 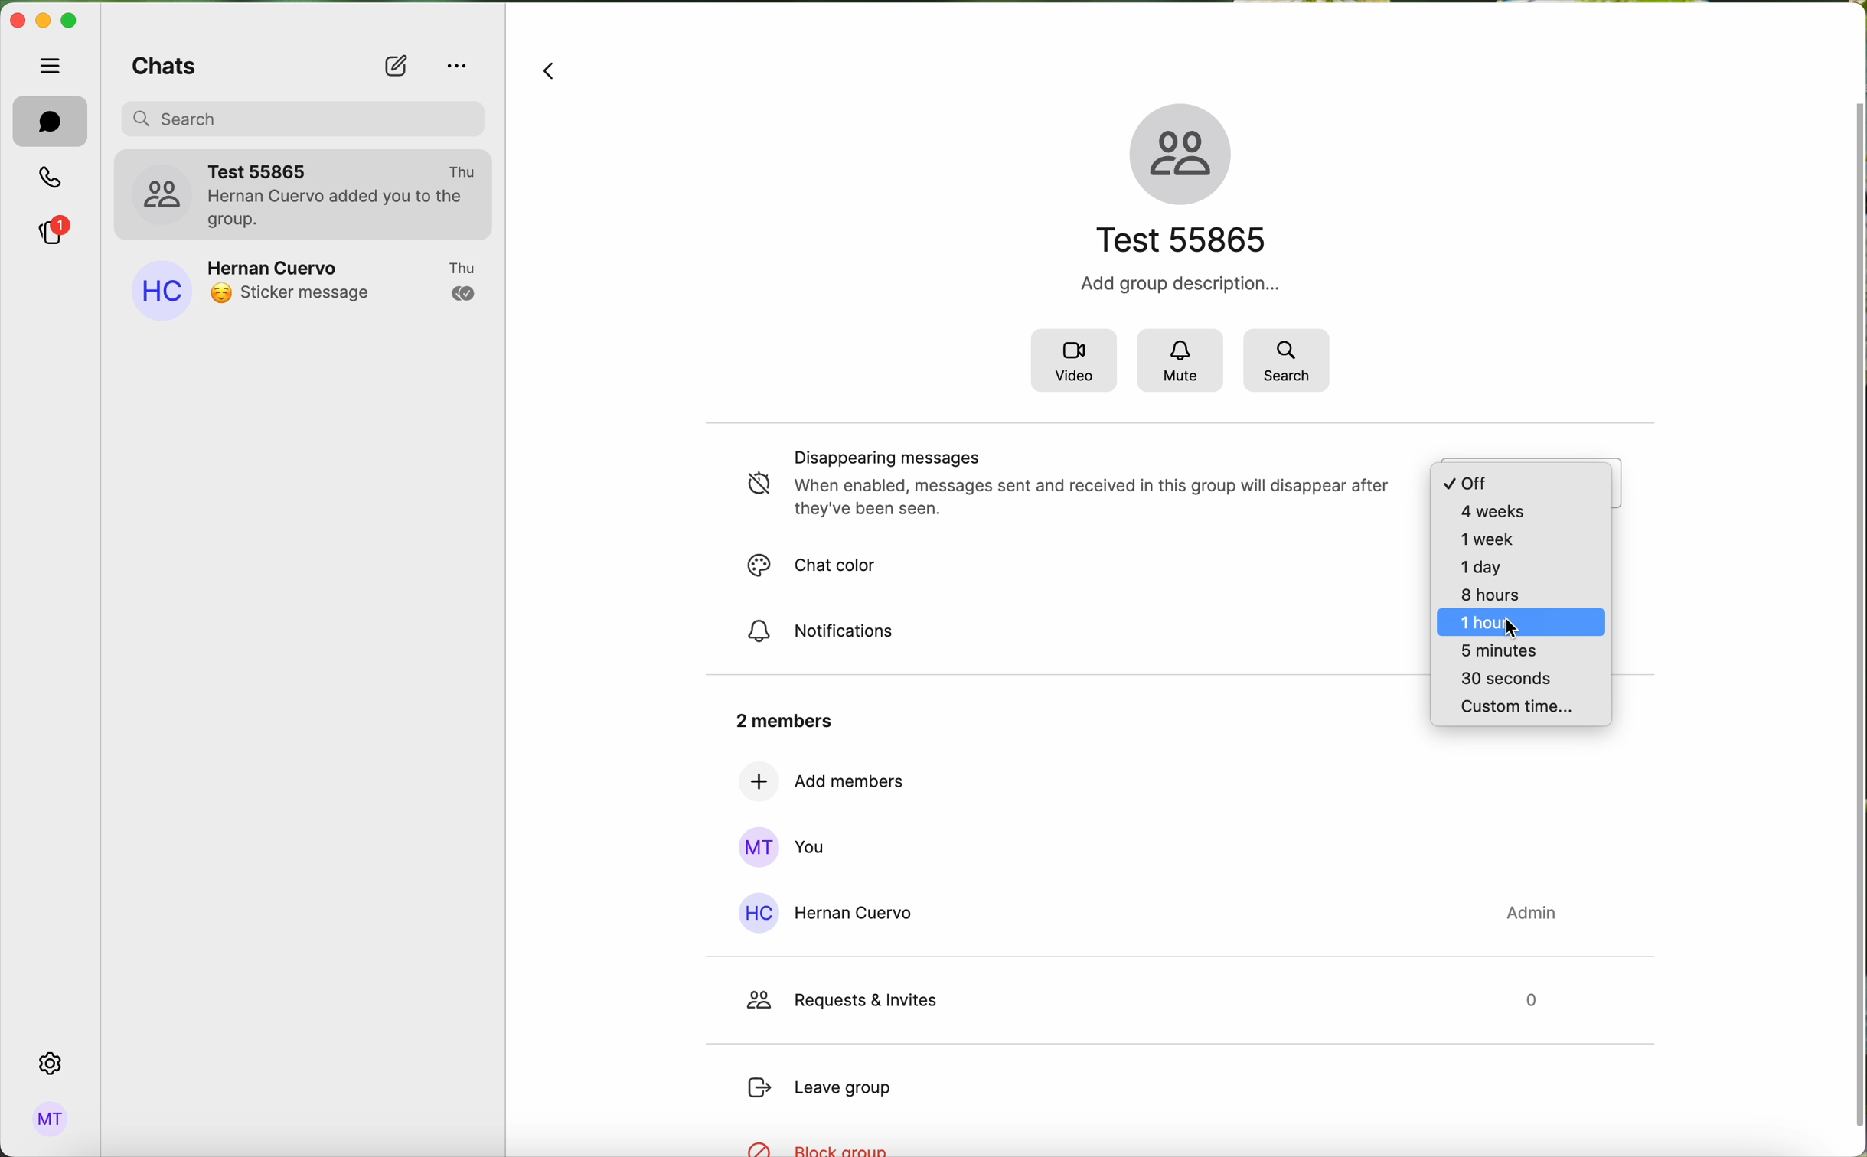 I want to click on calls, so click(x=52, y=177).